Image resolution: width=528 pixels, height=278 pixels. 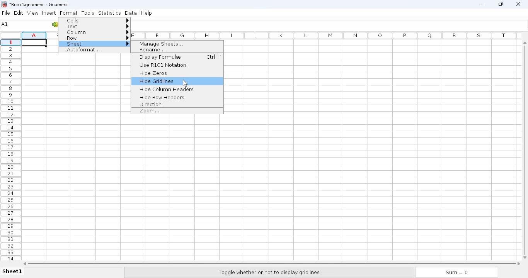 What do you see at coordinates (69, 13) in the screenshot?
I see `format` at bounding box center [69, 13].